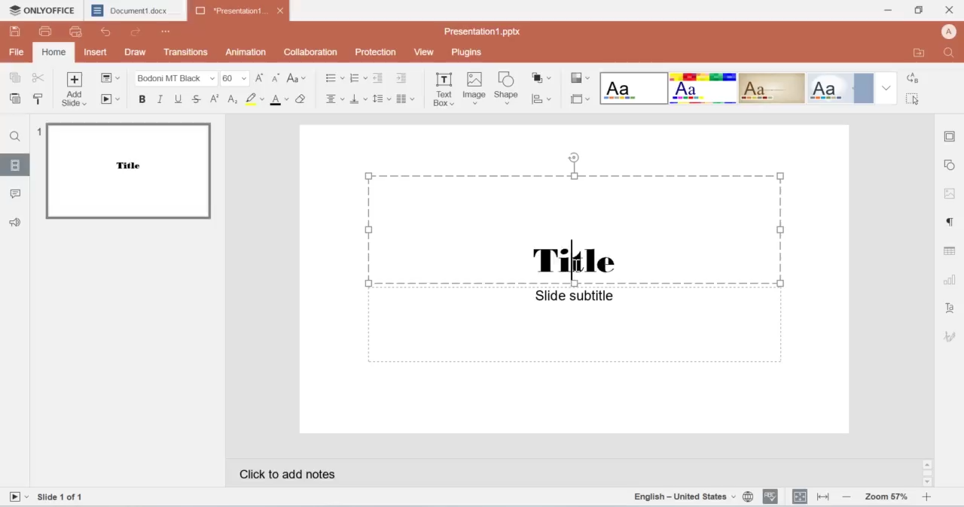  Describe the element at coordinates (276, 78) in the screenshot. I see `decrease font size` at that location.